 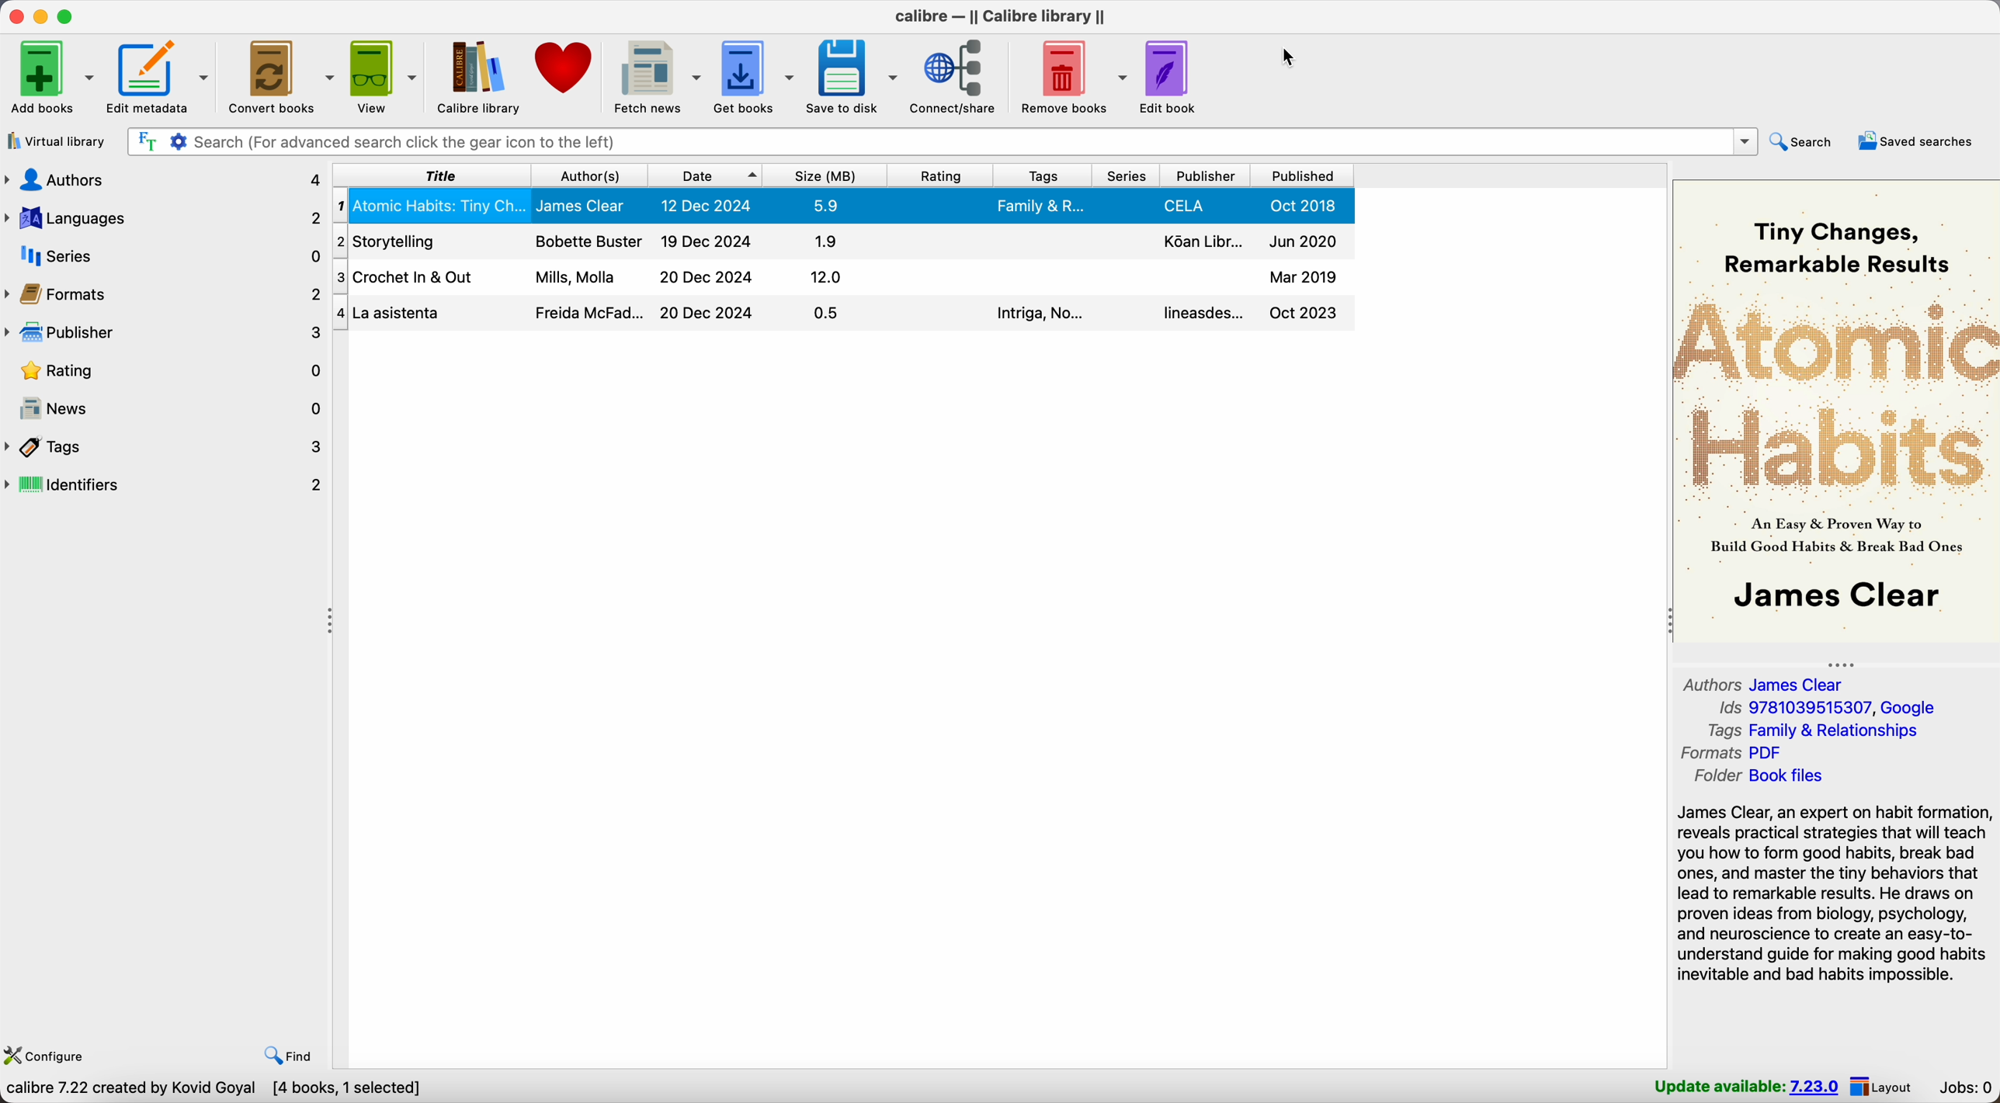 What do you see at coordinates (592, 175) in the screenshot?
I see `author(s)` at bounding box center [592, 175].